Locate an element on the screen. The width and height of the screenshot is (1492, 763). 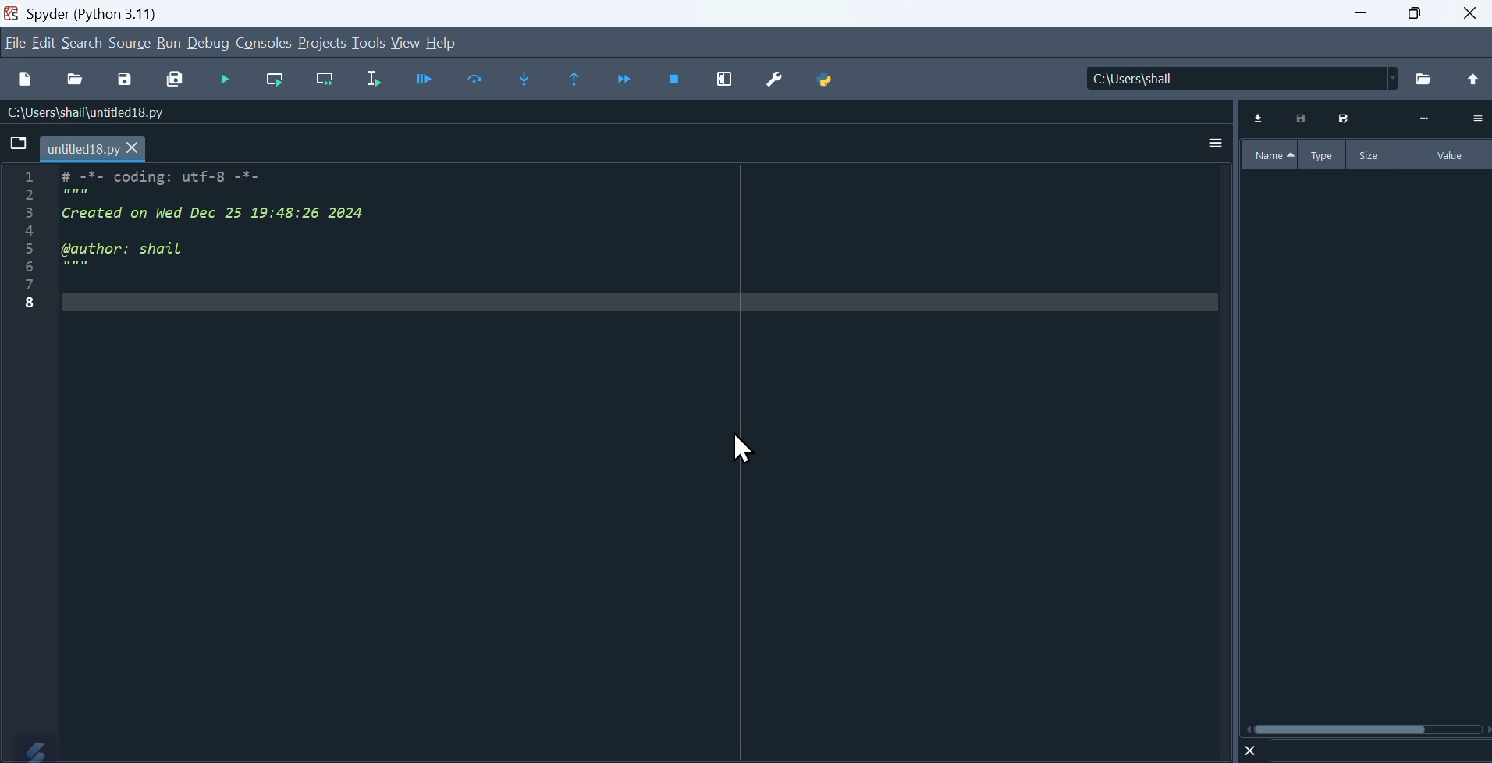
More is located at coordinates (1424, 119).